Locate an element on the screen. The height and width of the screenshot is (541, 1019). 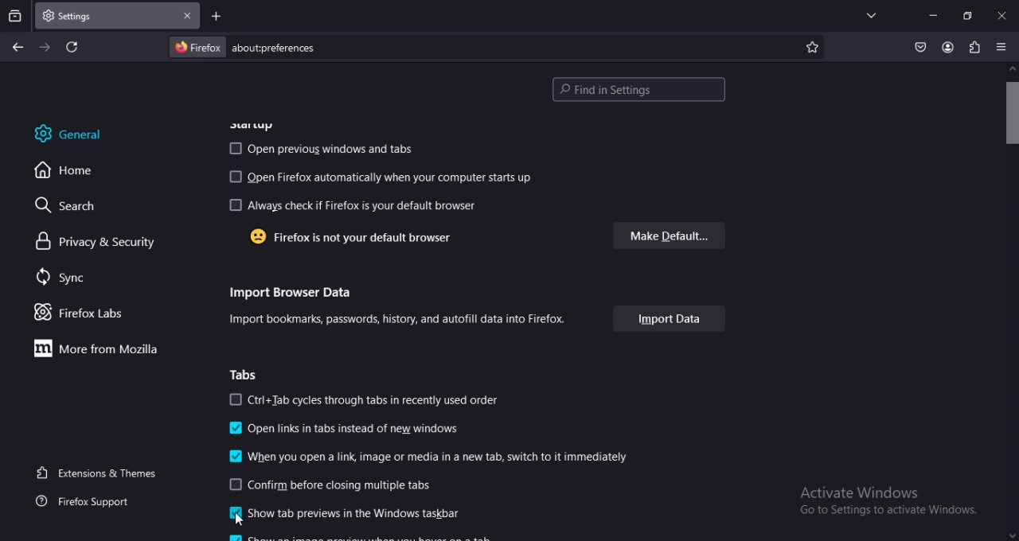
always check if firefox is default browser is located at coordinates (354, 205).